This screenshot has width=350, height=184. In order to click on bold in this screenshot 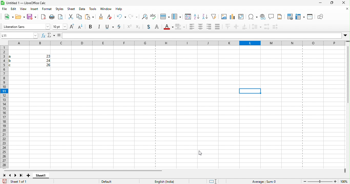, I will do `click(92, 27)`.